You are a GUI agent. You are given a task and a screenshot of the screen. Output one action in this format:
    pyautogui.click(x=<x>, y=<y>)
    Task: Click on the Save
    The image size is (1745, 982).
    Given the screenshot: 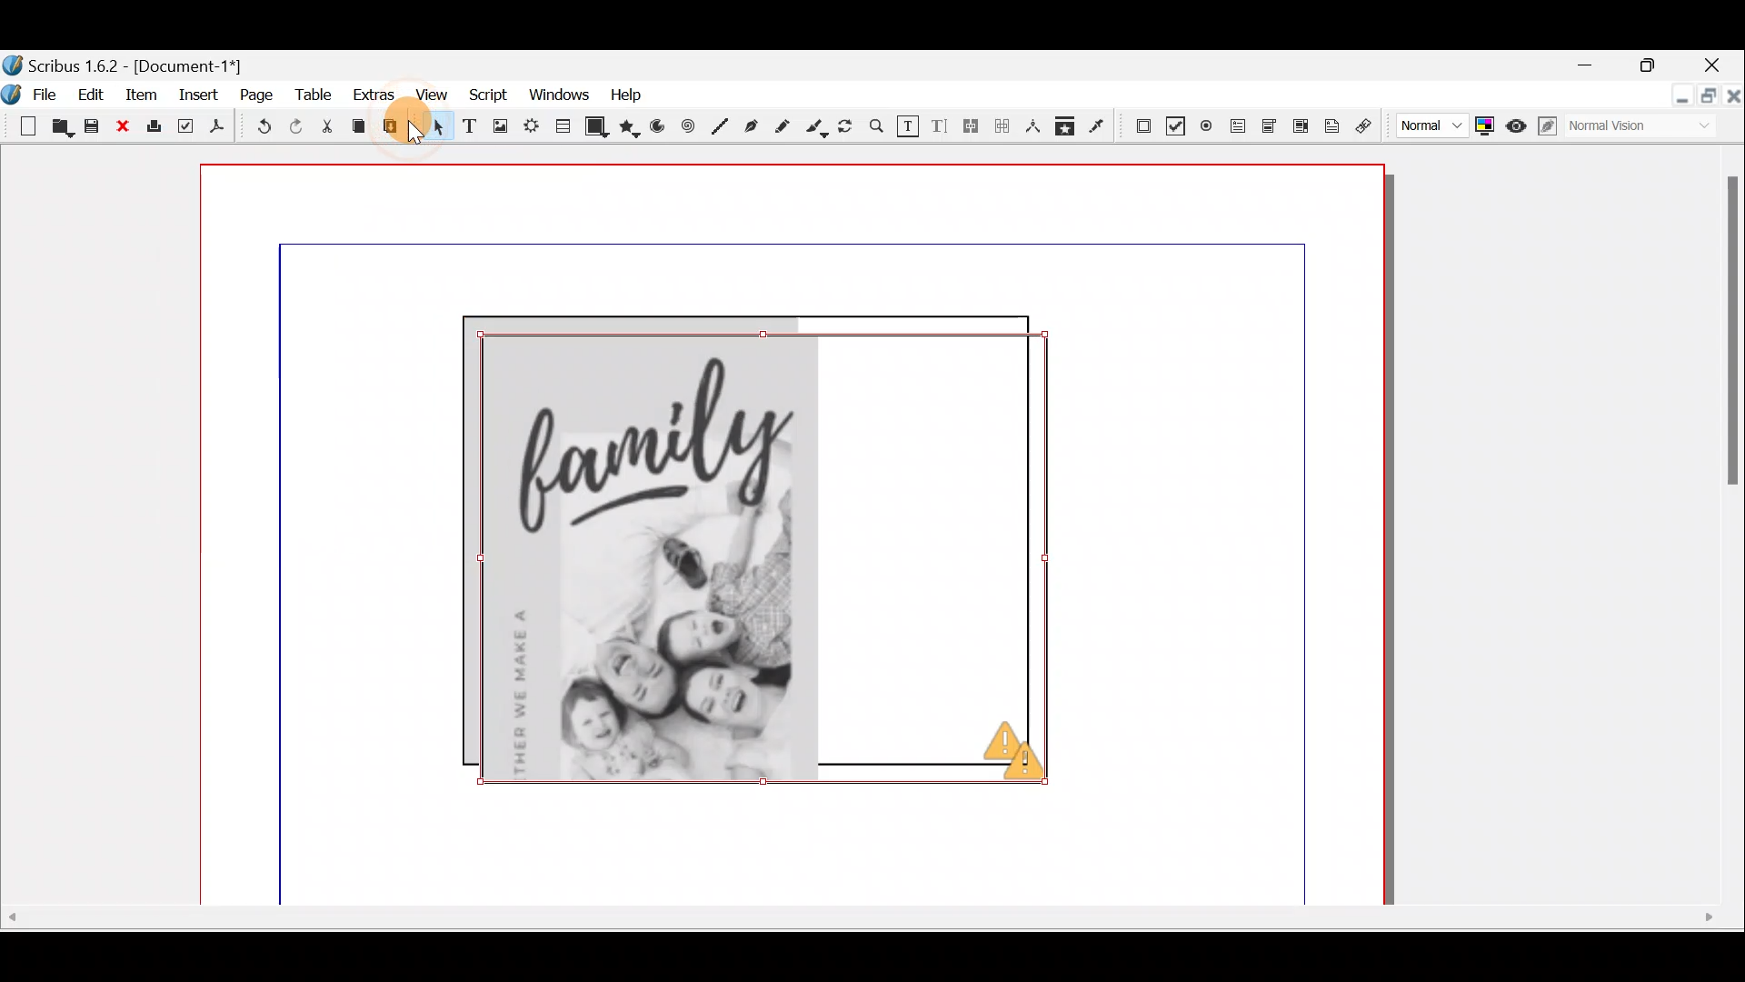 What is the action you would take?
    pyautogui.click(x=92, y=127)
    